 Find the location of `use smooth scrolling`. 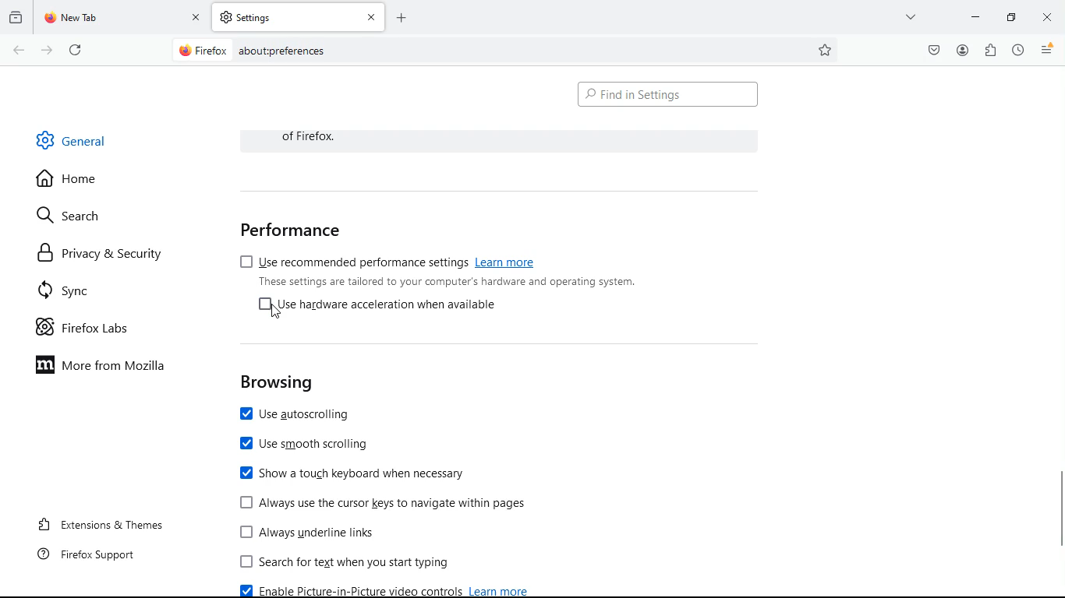

use smooth scrolling is located at coordinates (307, 442).